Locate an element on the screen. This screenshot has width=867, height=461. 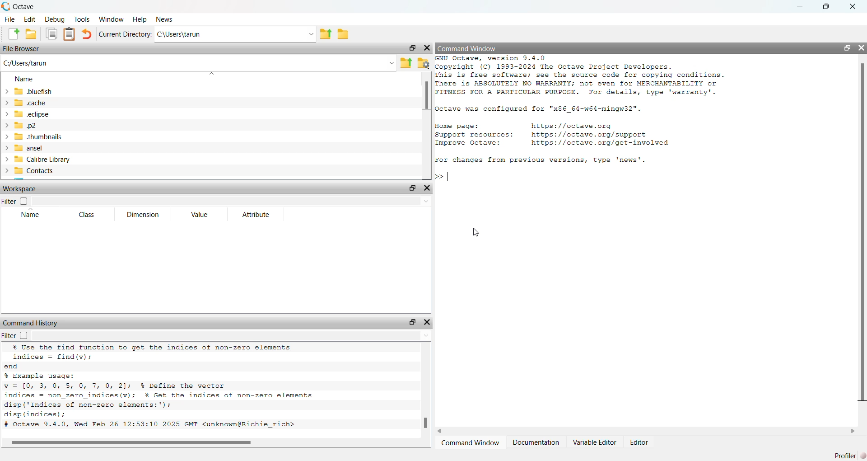
restore down is located at coordinates (412, 188).